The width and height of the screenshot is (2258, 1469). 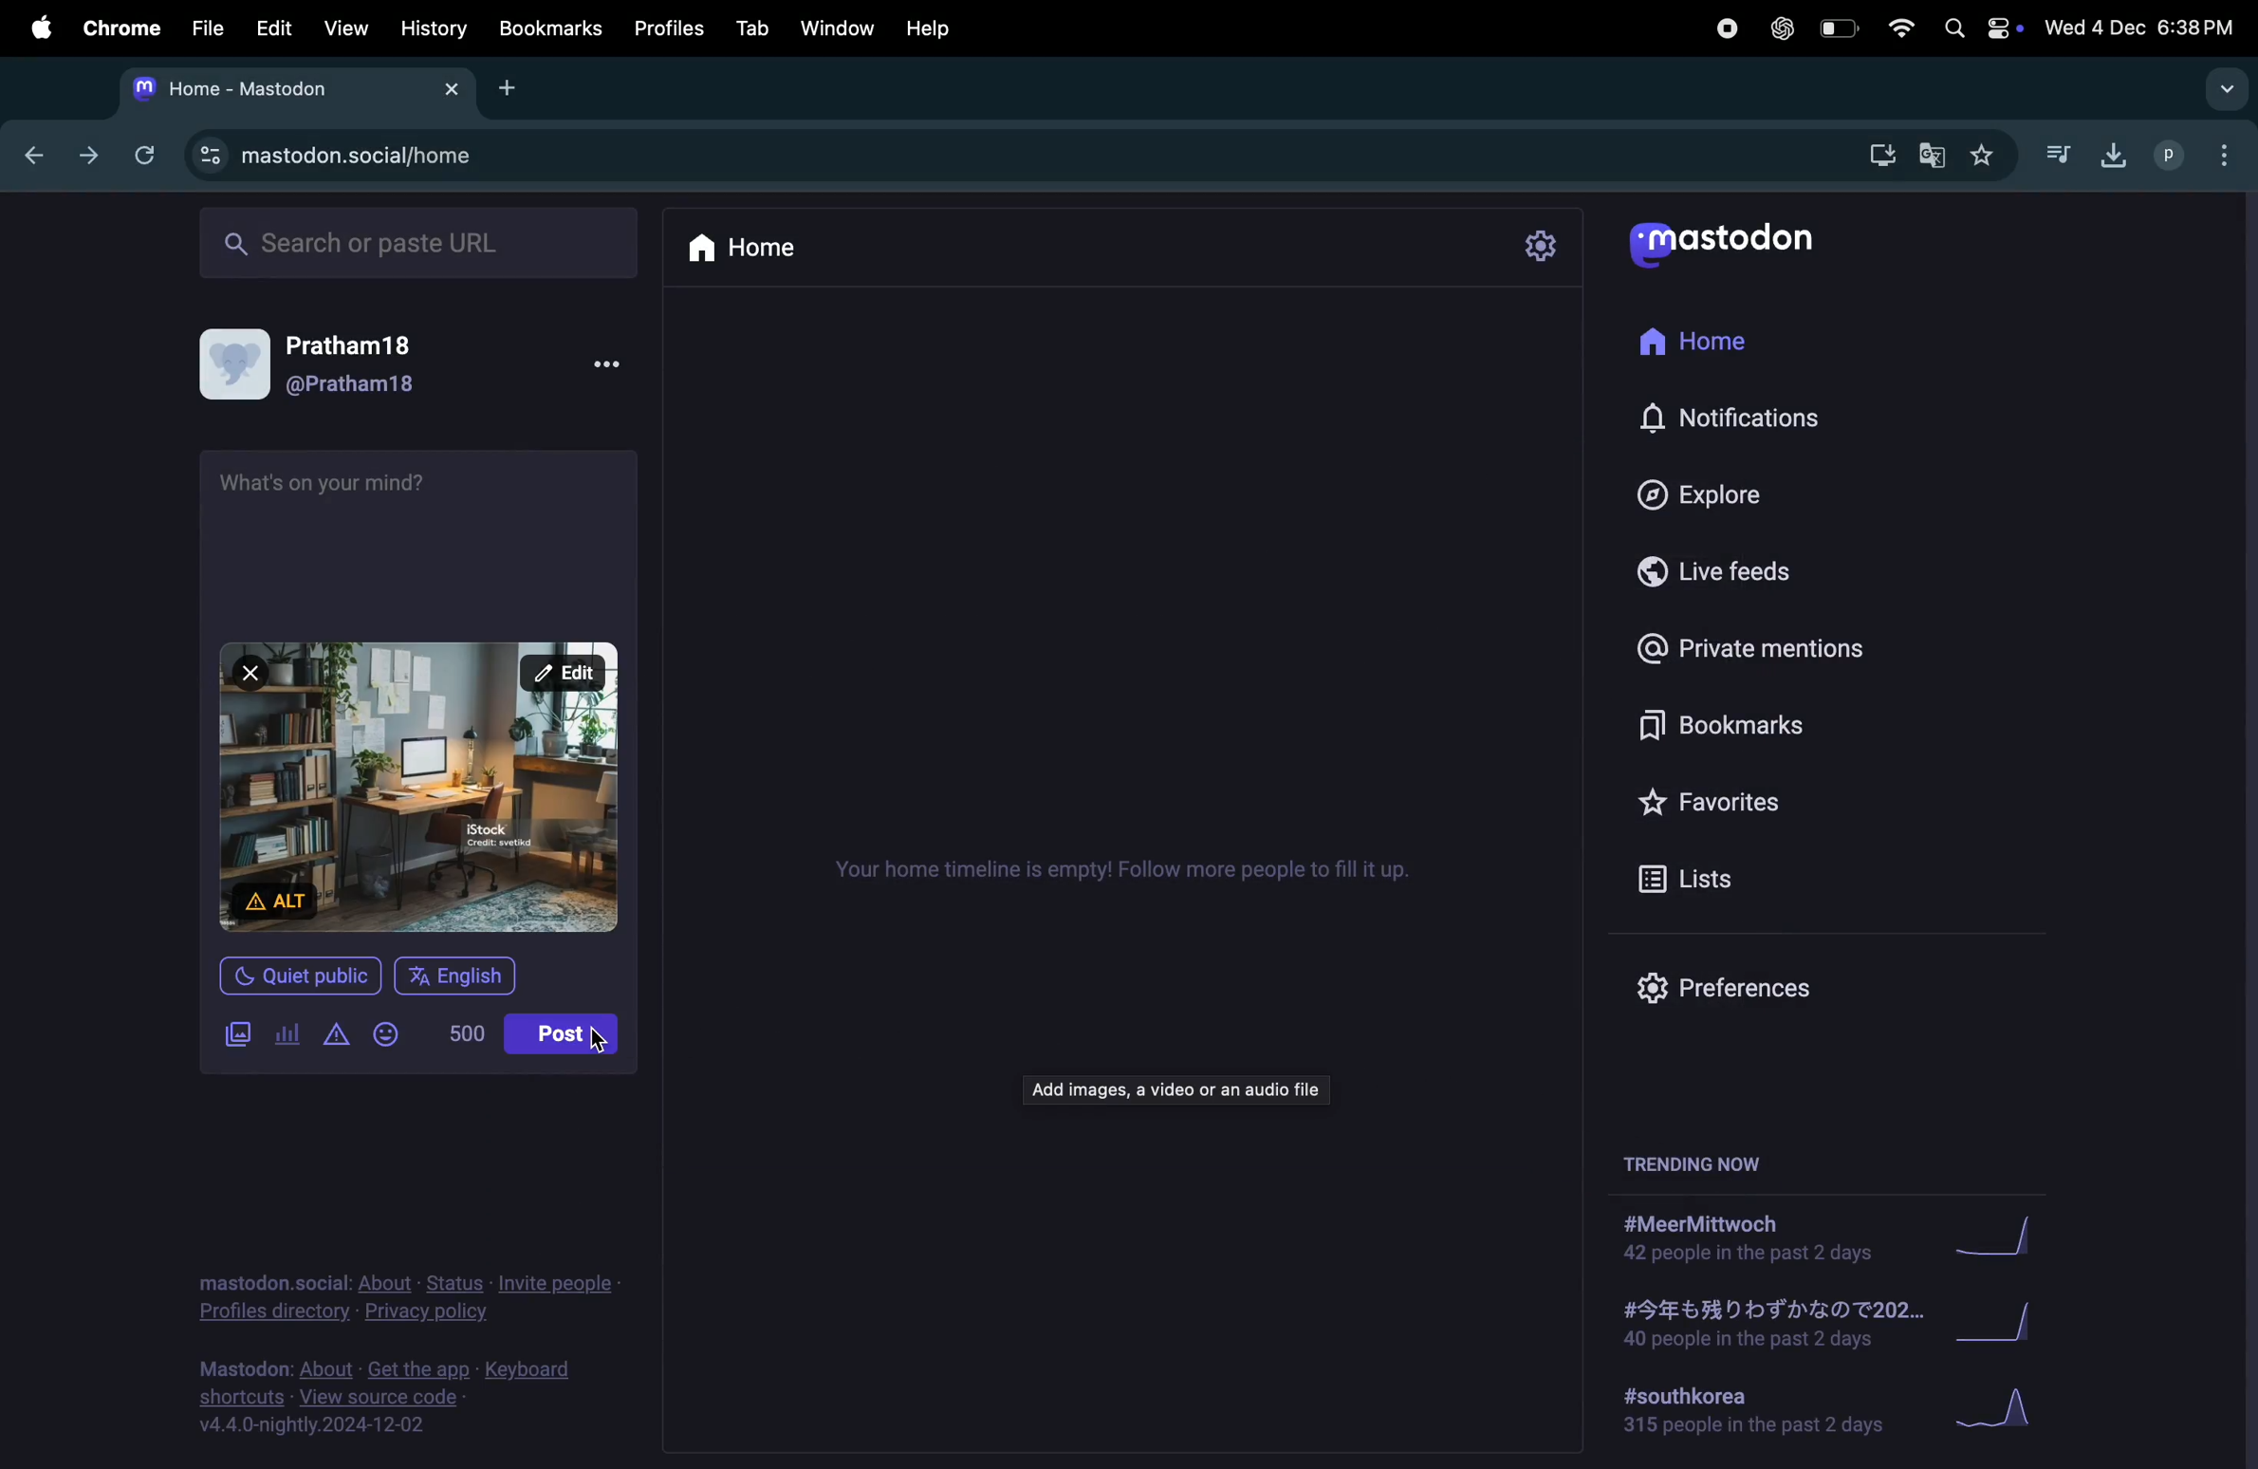 I want to click on notification, so click(x=1747, y=428).